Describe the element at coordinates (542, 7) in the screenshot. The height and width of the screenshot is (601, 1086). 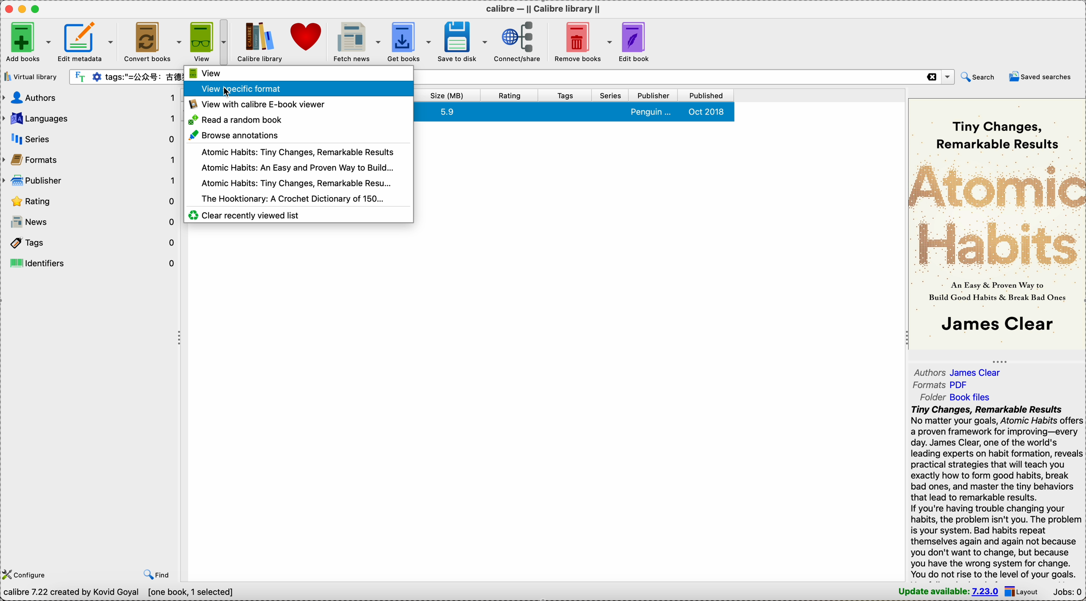
I see `Calibre` at that location.